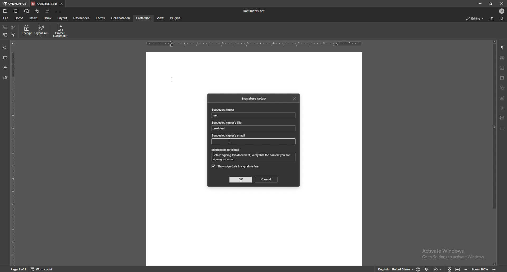 Image resolution: width=507 pixels, height=272 pixels. Describe the element at coordinates (449, 252) in the screenshot. I see `Activate windows` at that location.